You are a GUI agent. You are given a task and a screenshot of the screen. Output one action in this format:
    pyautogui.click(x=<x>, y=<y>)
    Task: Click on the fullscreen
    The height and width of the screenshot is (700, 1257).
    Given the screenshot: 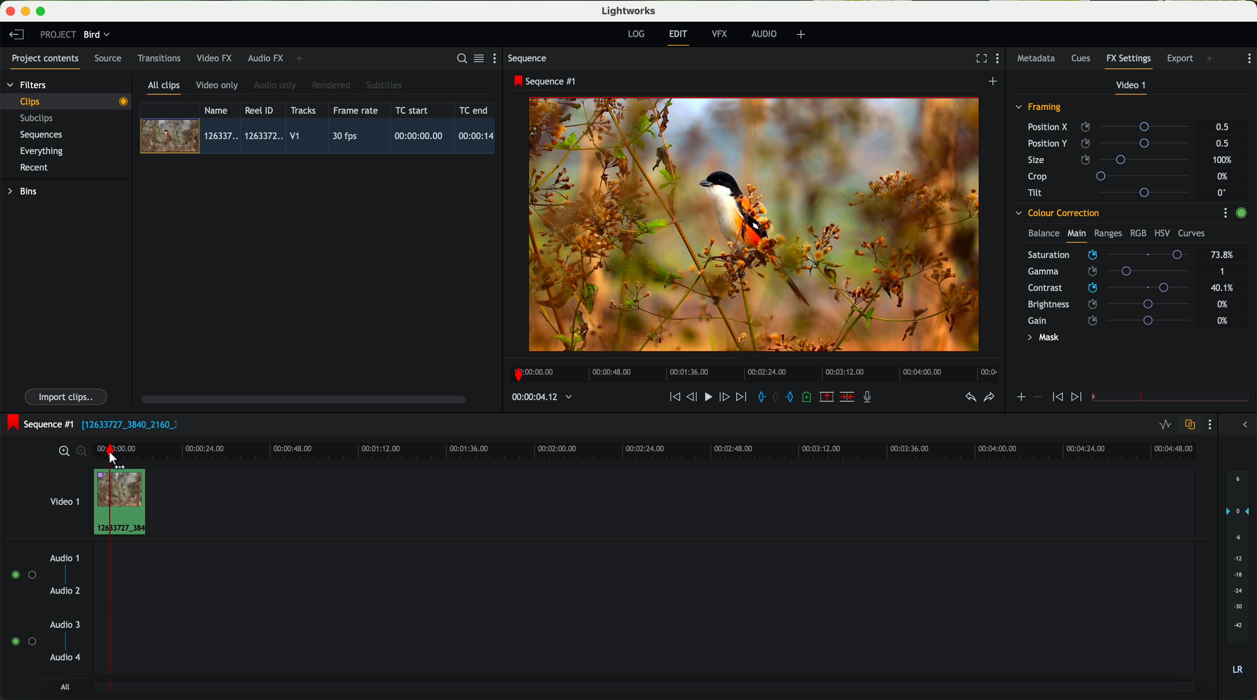 What is the action you would take?
    pyautogui.click(x=979, y=58)
    